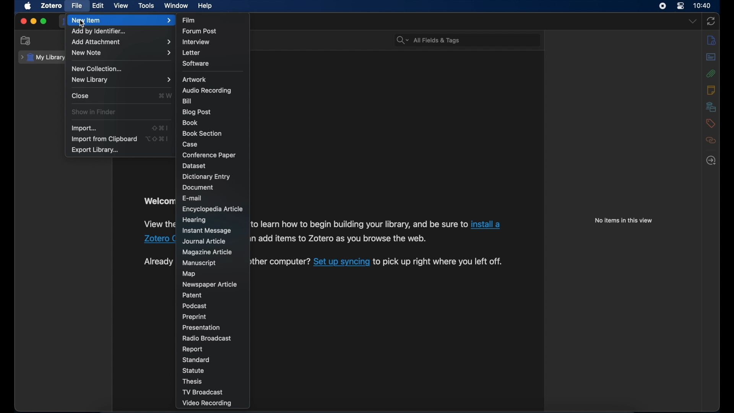 This screenshot has height=413, width=734. What do you see at coordinates (194, 80) in the screenshot?
I see `artwork` at bounding box center [194, 80].